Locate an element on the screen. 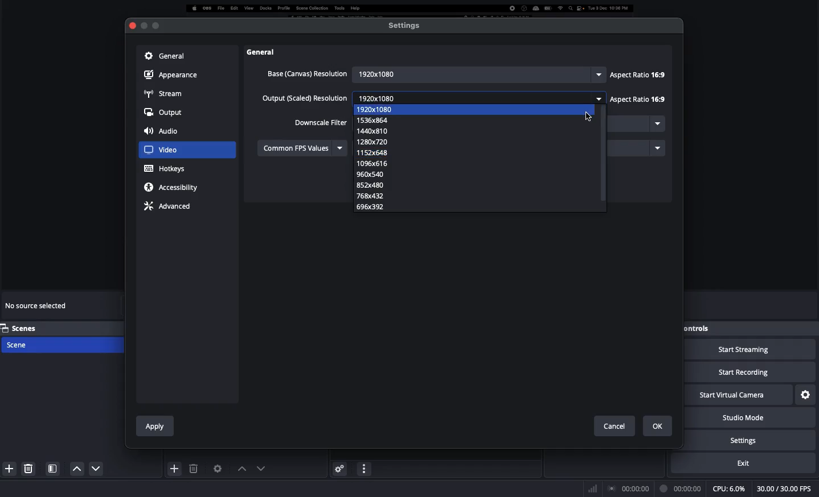 This screenshot has height=497, width=819. Scen is located at coordinates (61, 344).